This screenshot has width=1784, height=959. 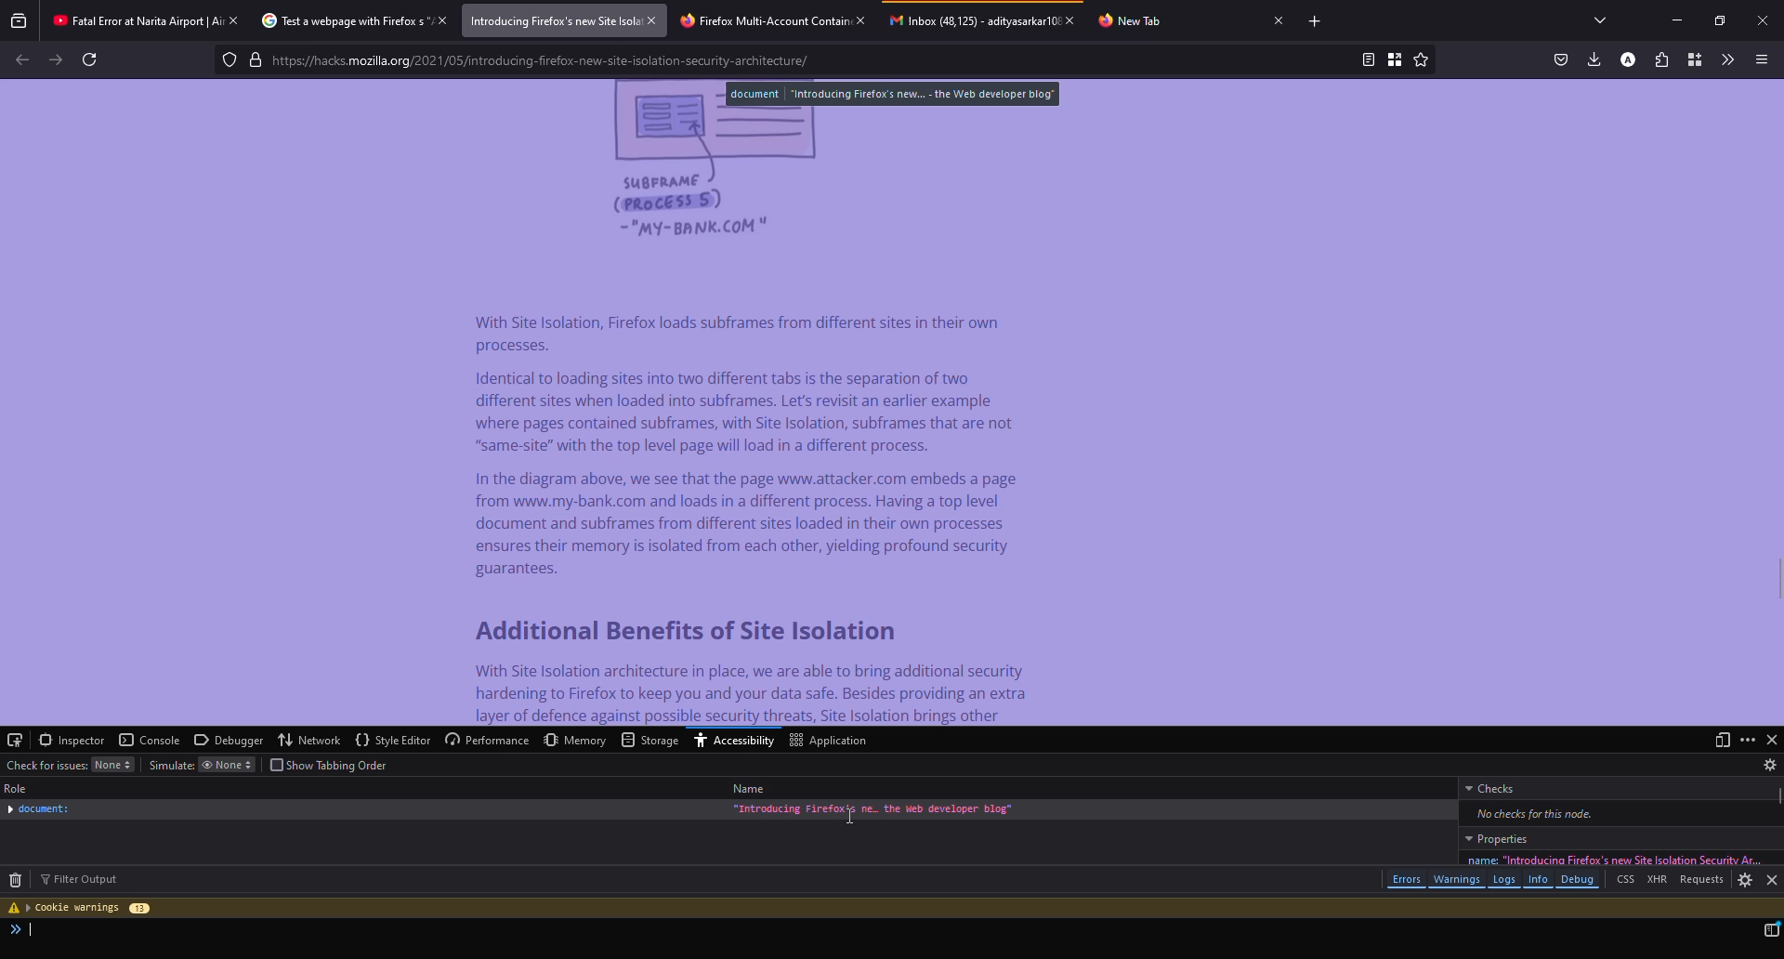 I want to click on check, so click(x=1491, y=788).